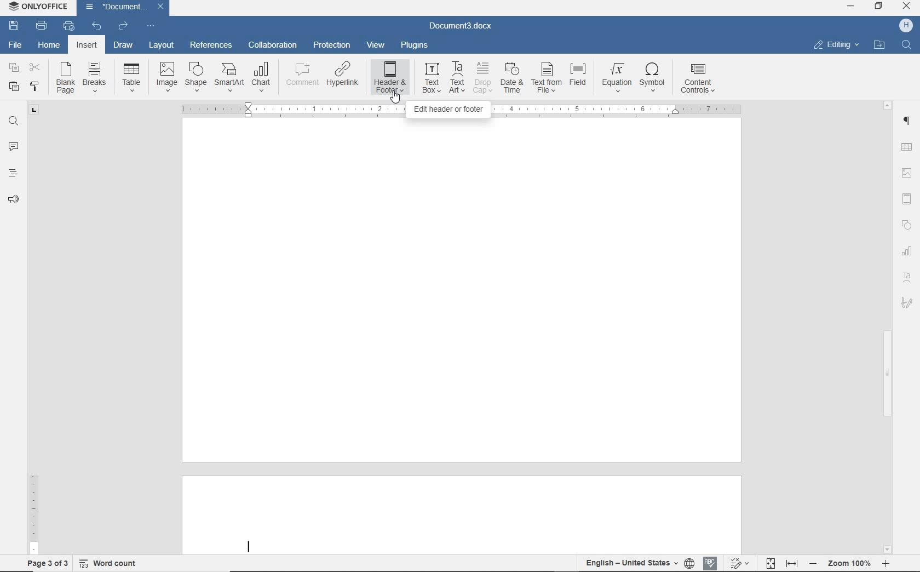 Image resolution: width=920 pixels, height=572 pixels. What do you see at coordinates (131, 78) in the screenshot?
I see `TABLE` at bounding box center [131, 78].